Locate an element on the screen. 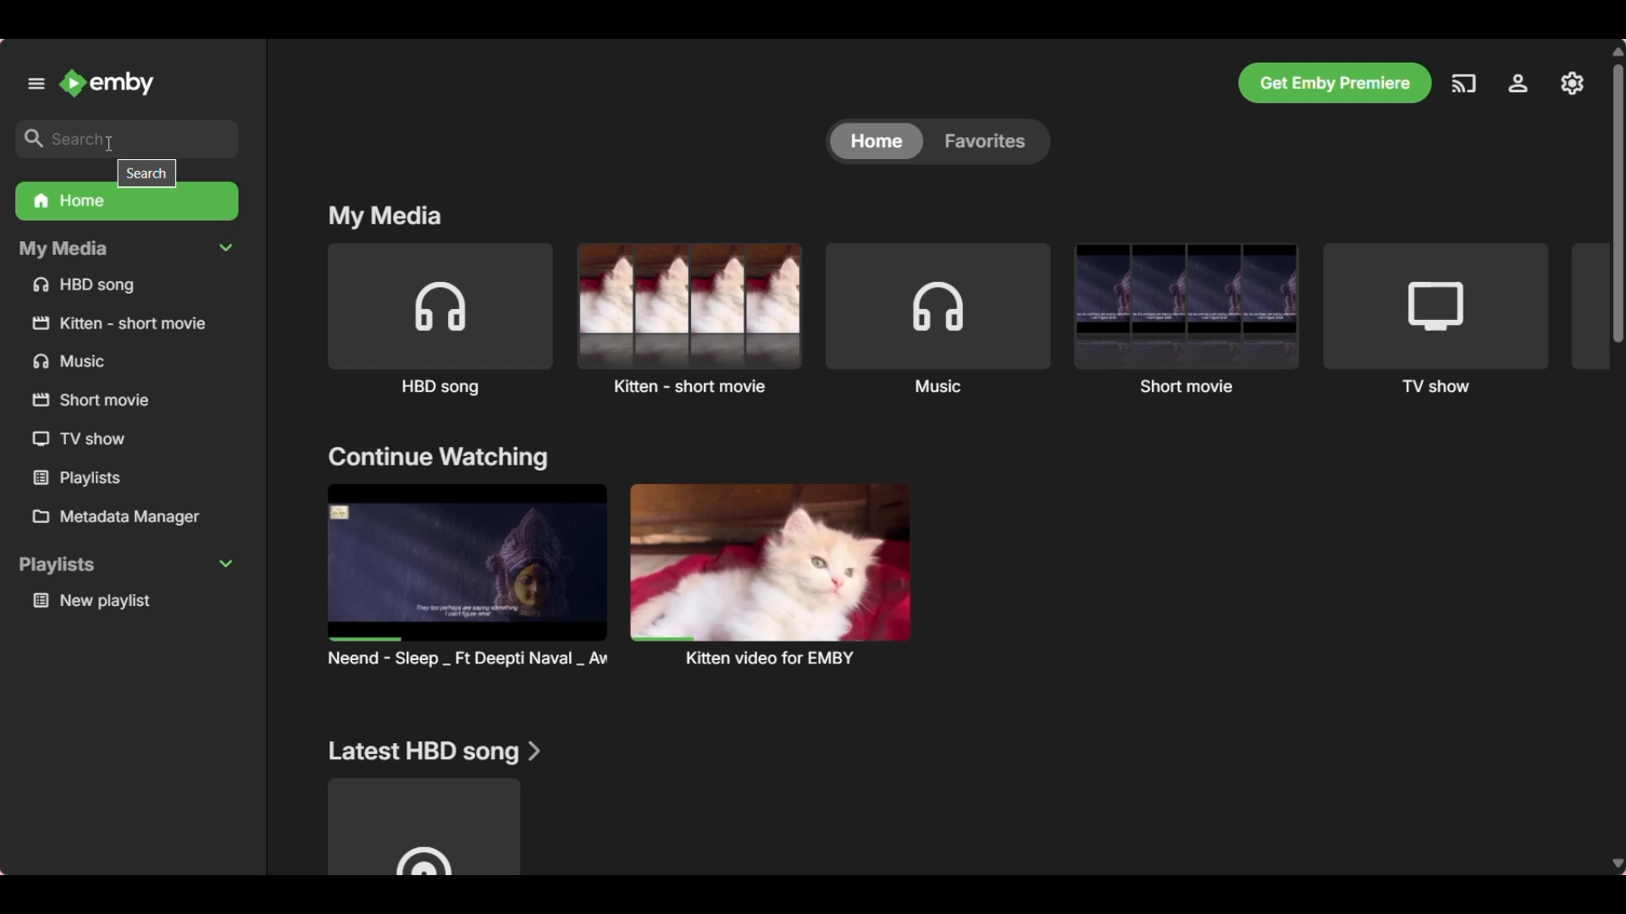 The image size is (1626, 914). Section title is located at coordinates (439, 455).